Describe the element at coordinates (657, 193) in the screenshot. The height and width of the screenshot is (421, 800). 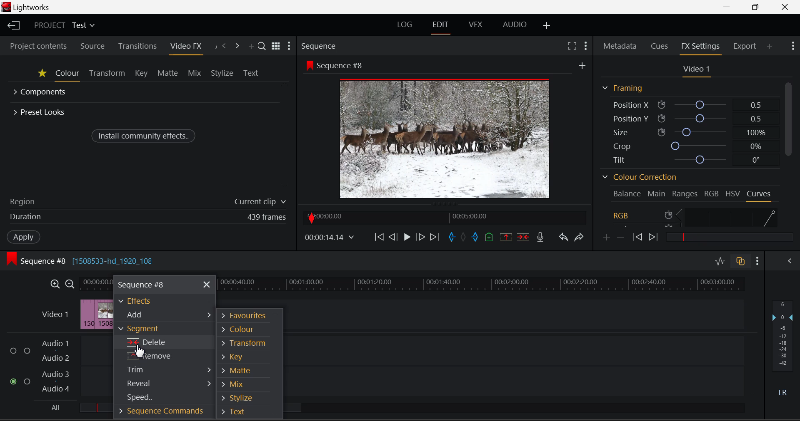
I see `Main` at that location.